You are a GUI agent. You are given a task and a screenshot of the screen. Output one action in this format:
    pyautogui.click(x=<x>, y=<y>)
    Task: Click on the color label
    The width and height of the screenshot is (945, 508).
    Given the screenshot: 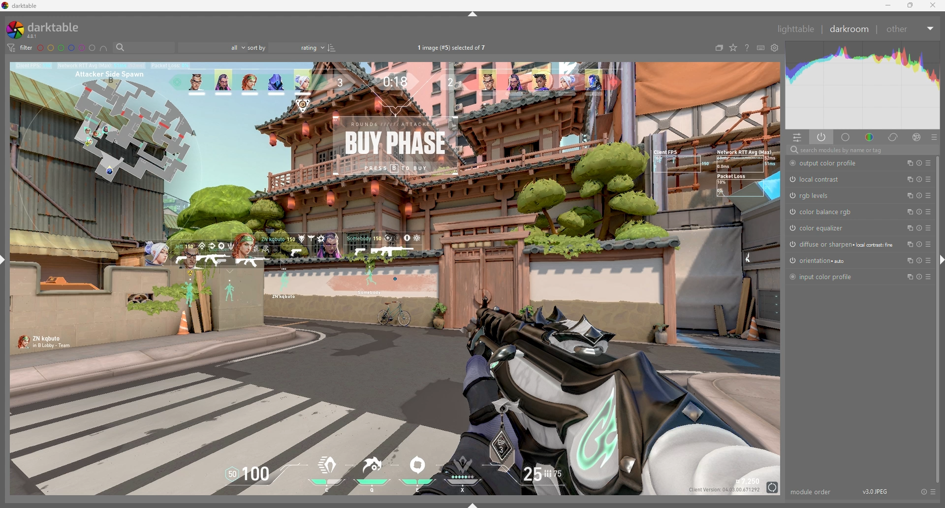 What is the action you would take?
    pyautogui.click(x=66, y=48)
    